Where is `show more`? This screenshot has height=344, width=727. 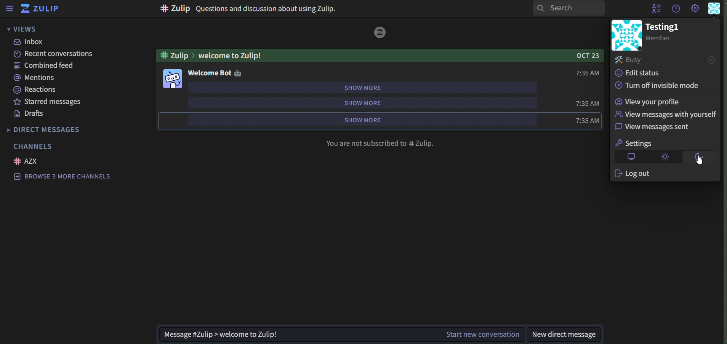
show more is located at coordinates (361, 119).